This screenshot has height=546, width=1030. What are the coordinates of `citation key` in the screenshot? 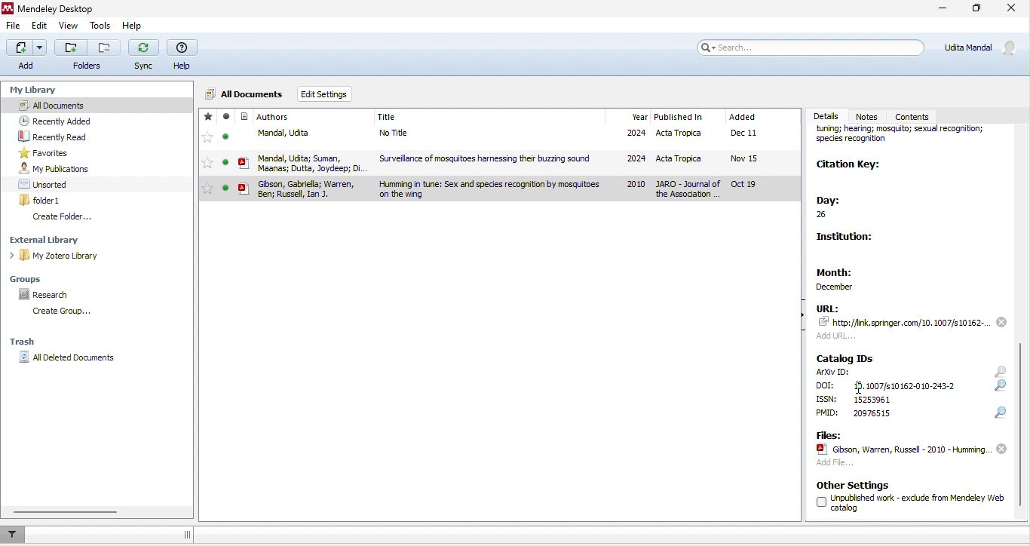 It's located at (850, 166).